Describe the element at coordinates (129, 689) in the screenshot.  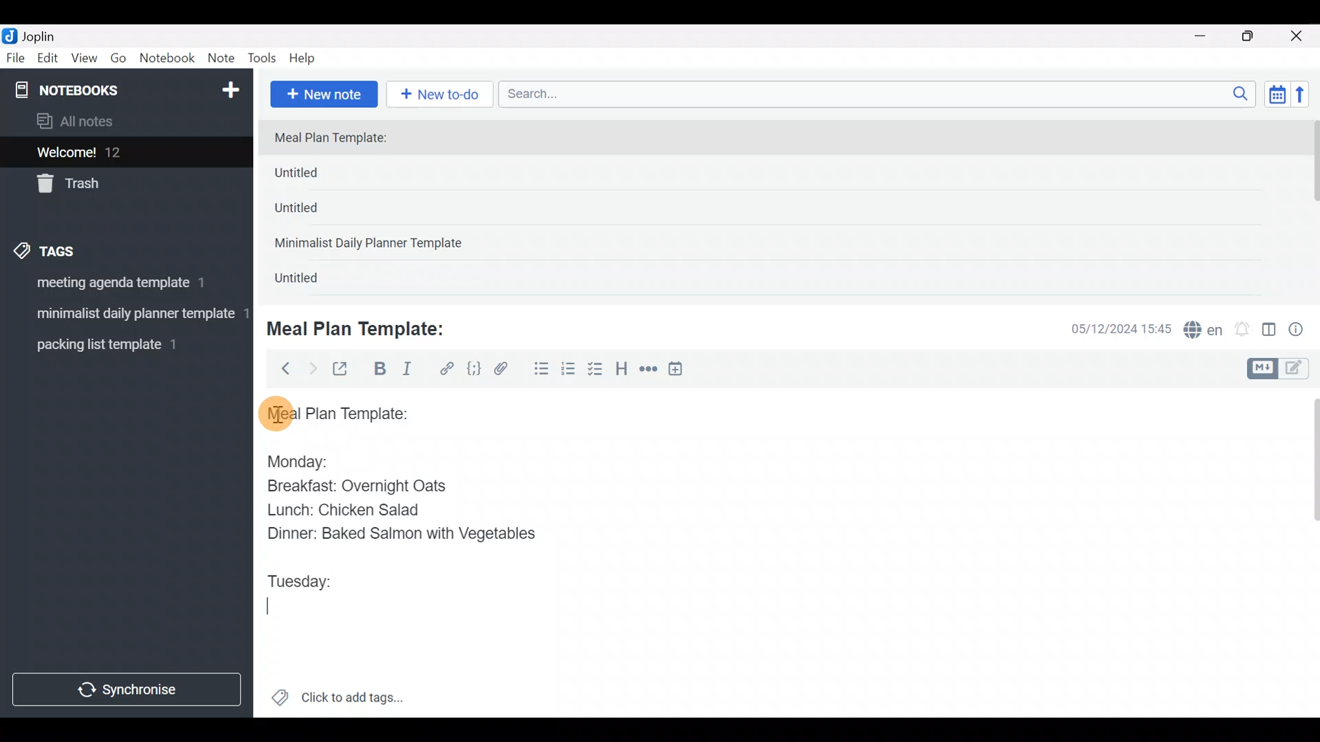
I see `Synchronize` at that location.